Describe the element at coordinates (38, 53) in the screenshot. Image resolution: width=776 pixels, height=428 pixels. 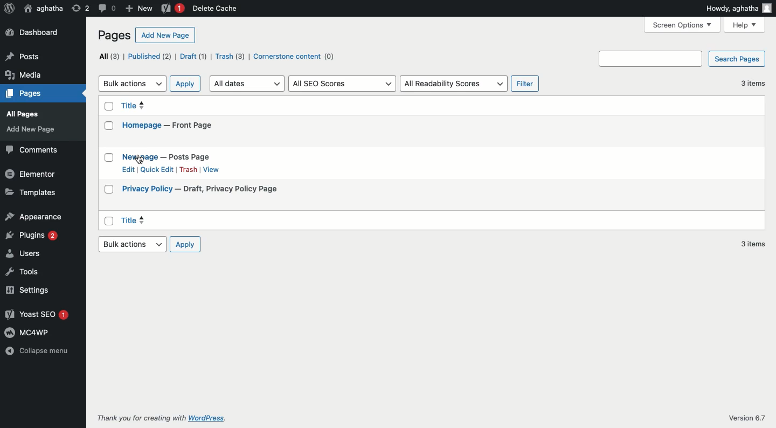
I see `Home` at that location.